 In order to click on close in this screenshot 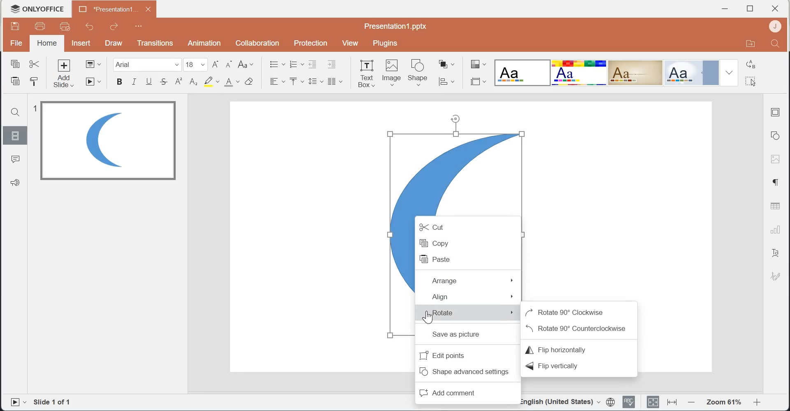, I will do `click(148, 9)`.